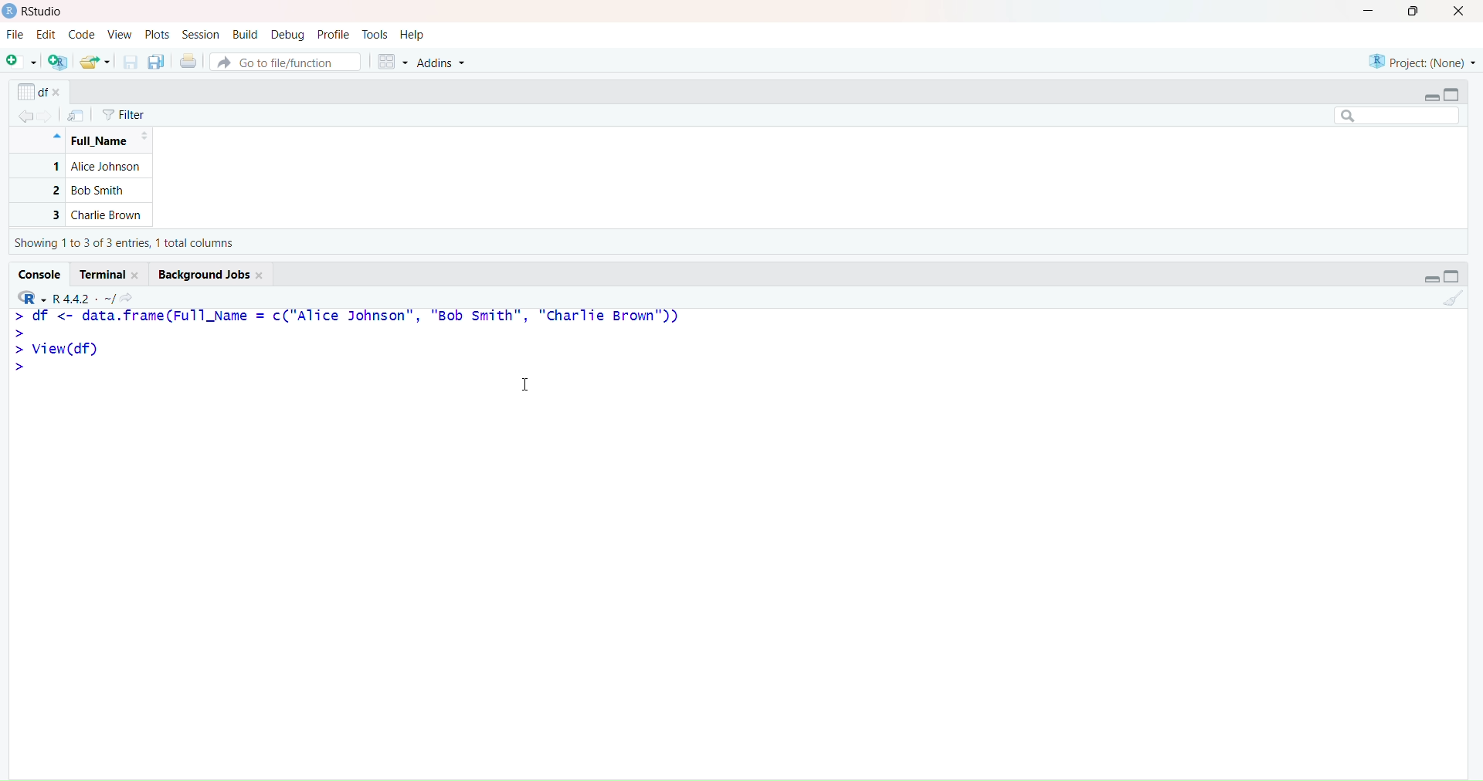  Describe the element at coordinates (1369, 14) in the screenshot. I see `Minimize` at that location.